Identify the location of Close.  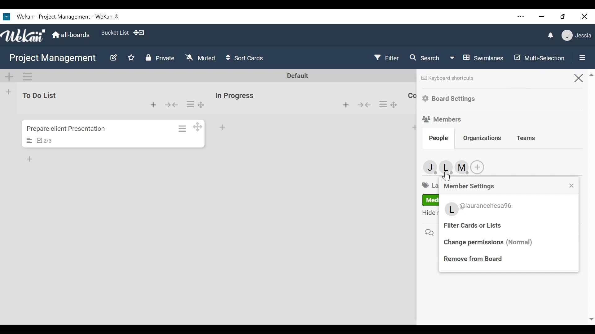
(578, 77).